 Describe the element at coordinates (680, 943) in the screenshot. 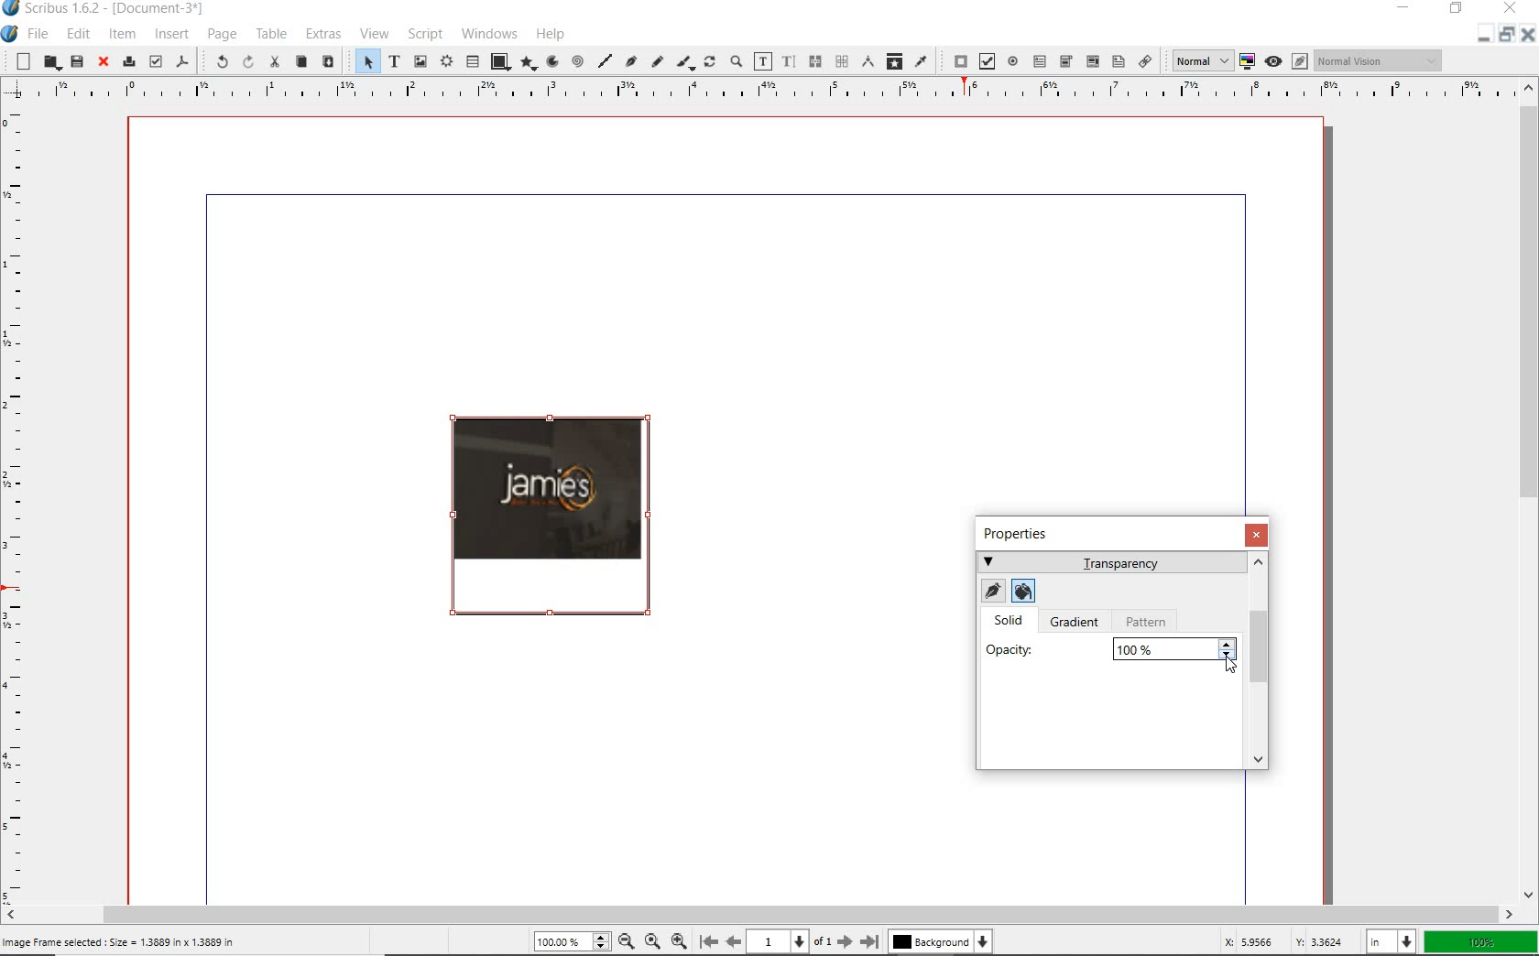

I see `zoom in` at that location.